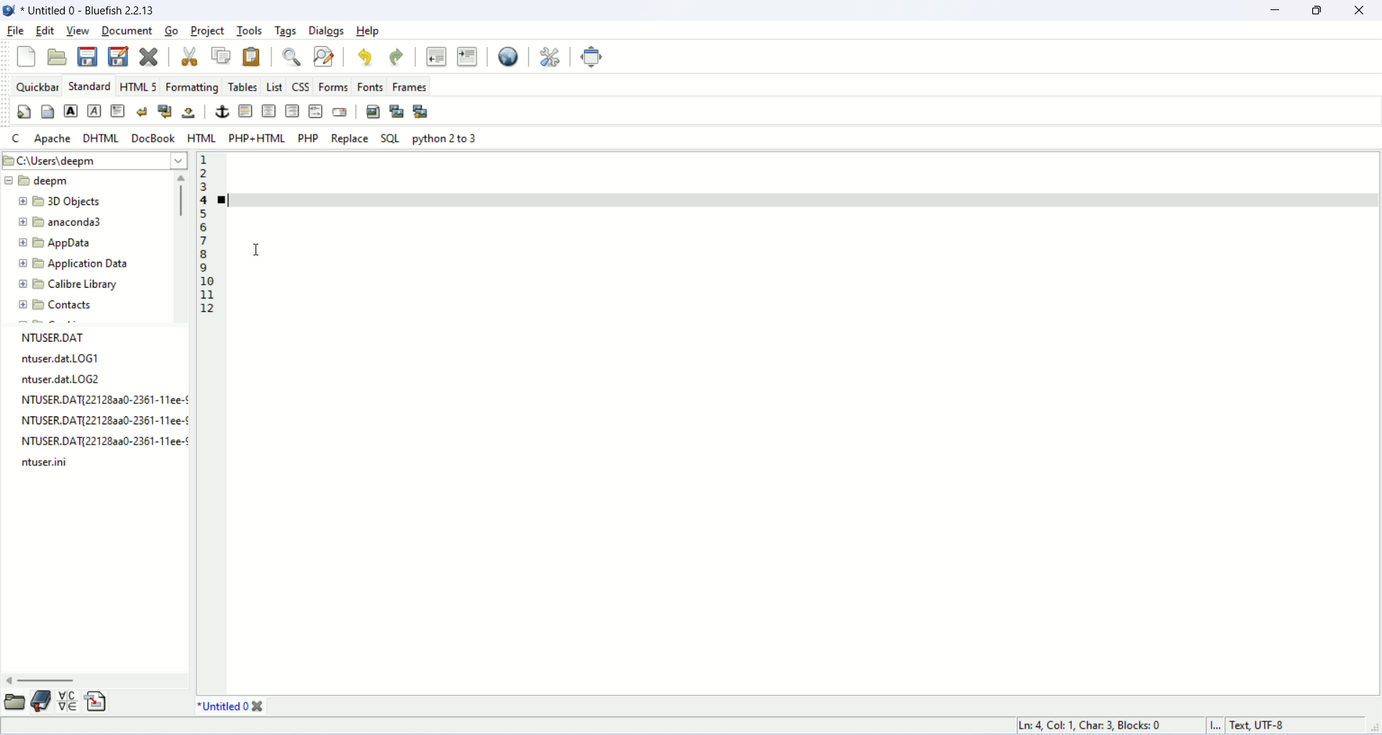  I want to click on line number, so click(204, 234).